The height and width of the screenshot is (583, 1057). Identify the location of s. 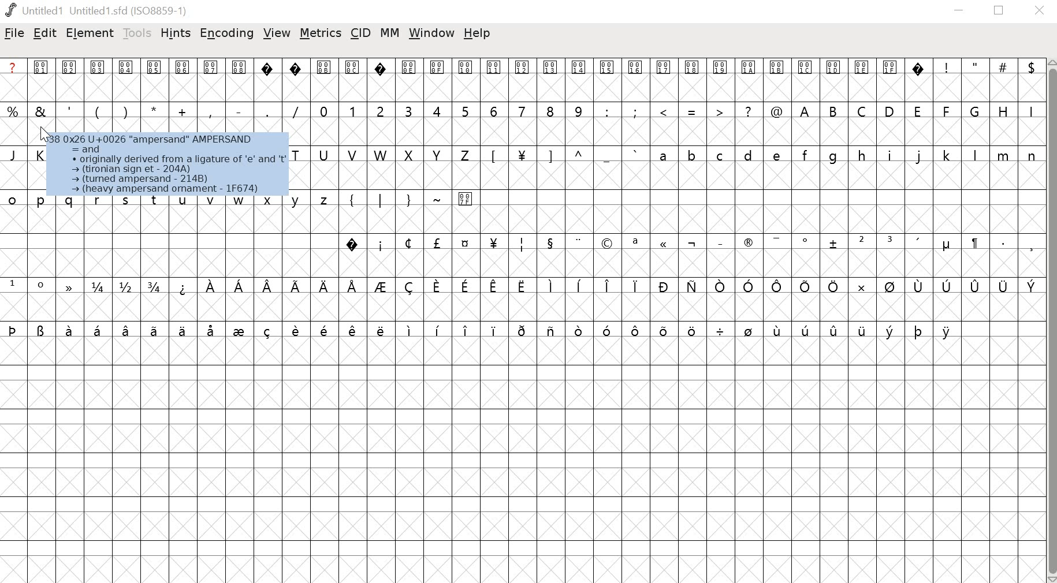
(126, 200).